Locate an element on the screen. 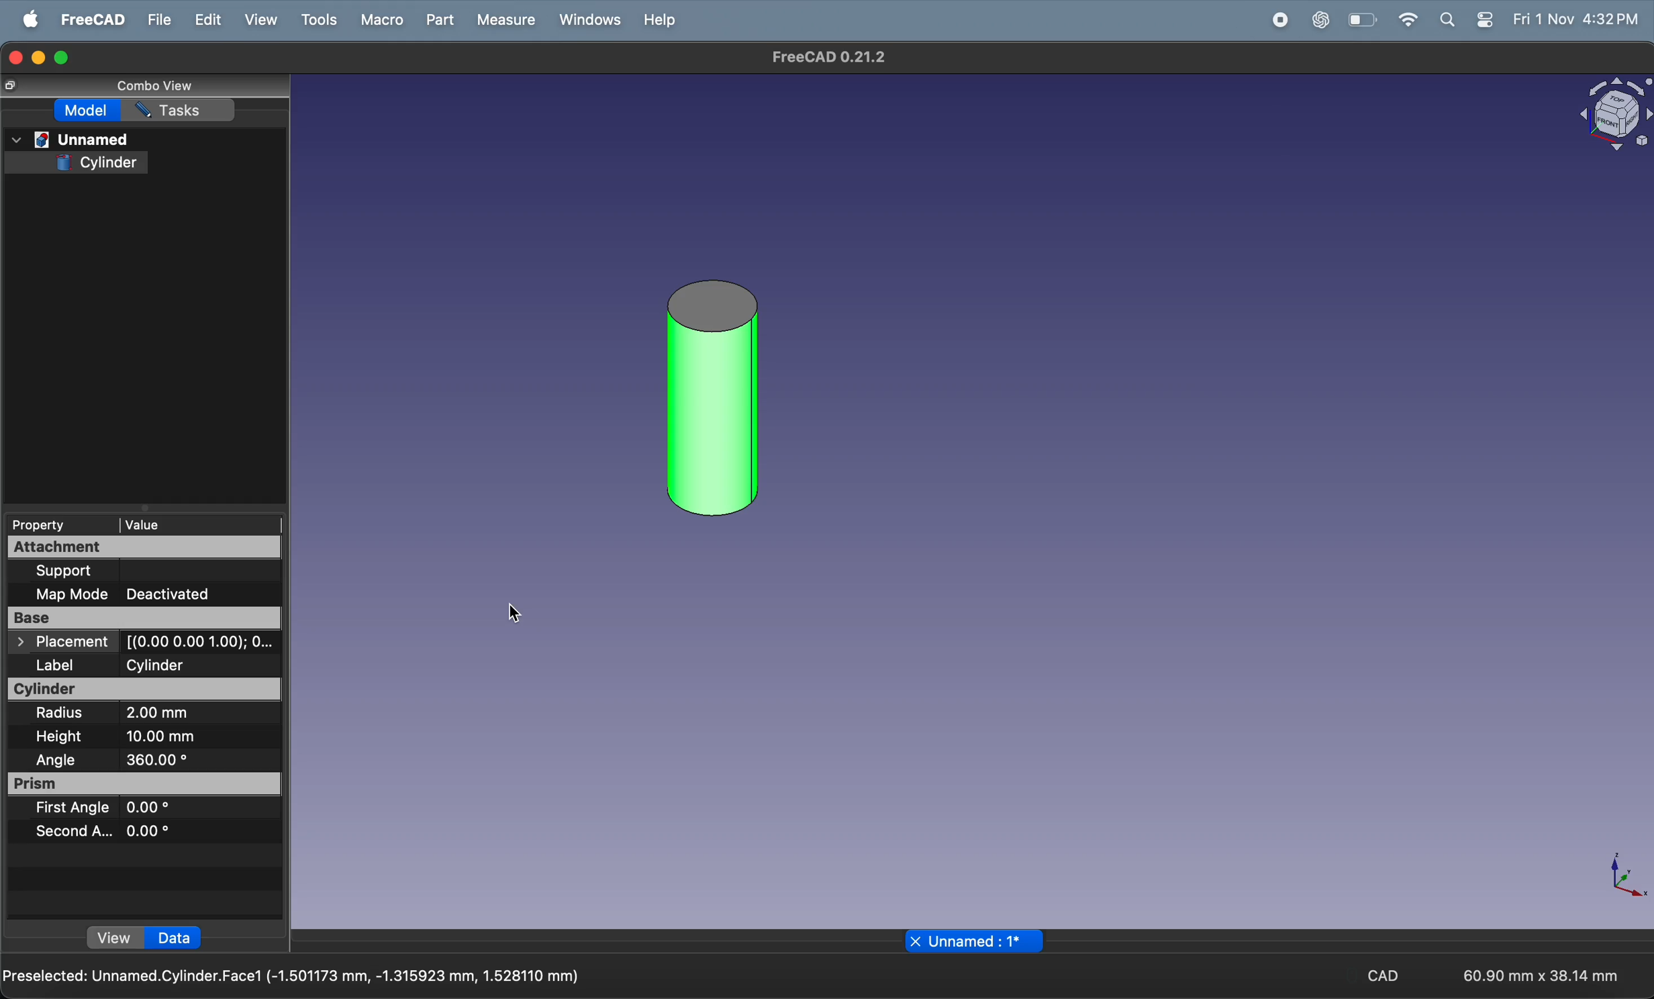 This screenshot has height=999, width=1654. cylinder is located at coordinates (714, 399).